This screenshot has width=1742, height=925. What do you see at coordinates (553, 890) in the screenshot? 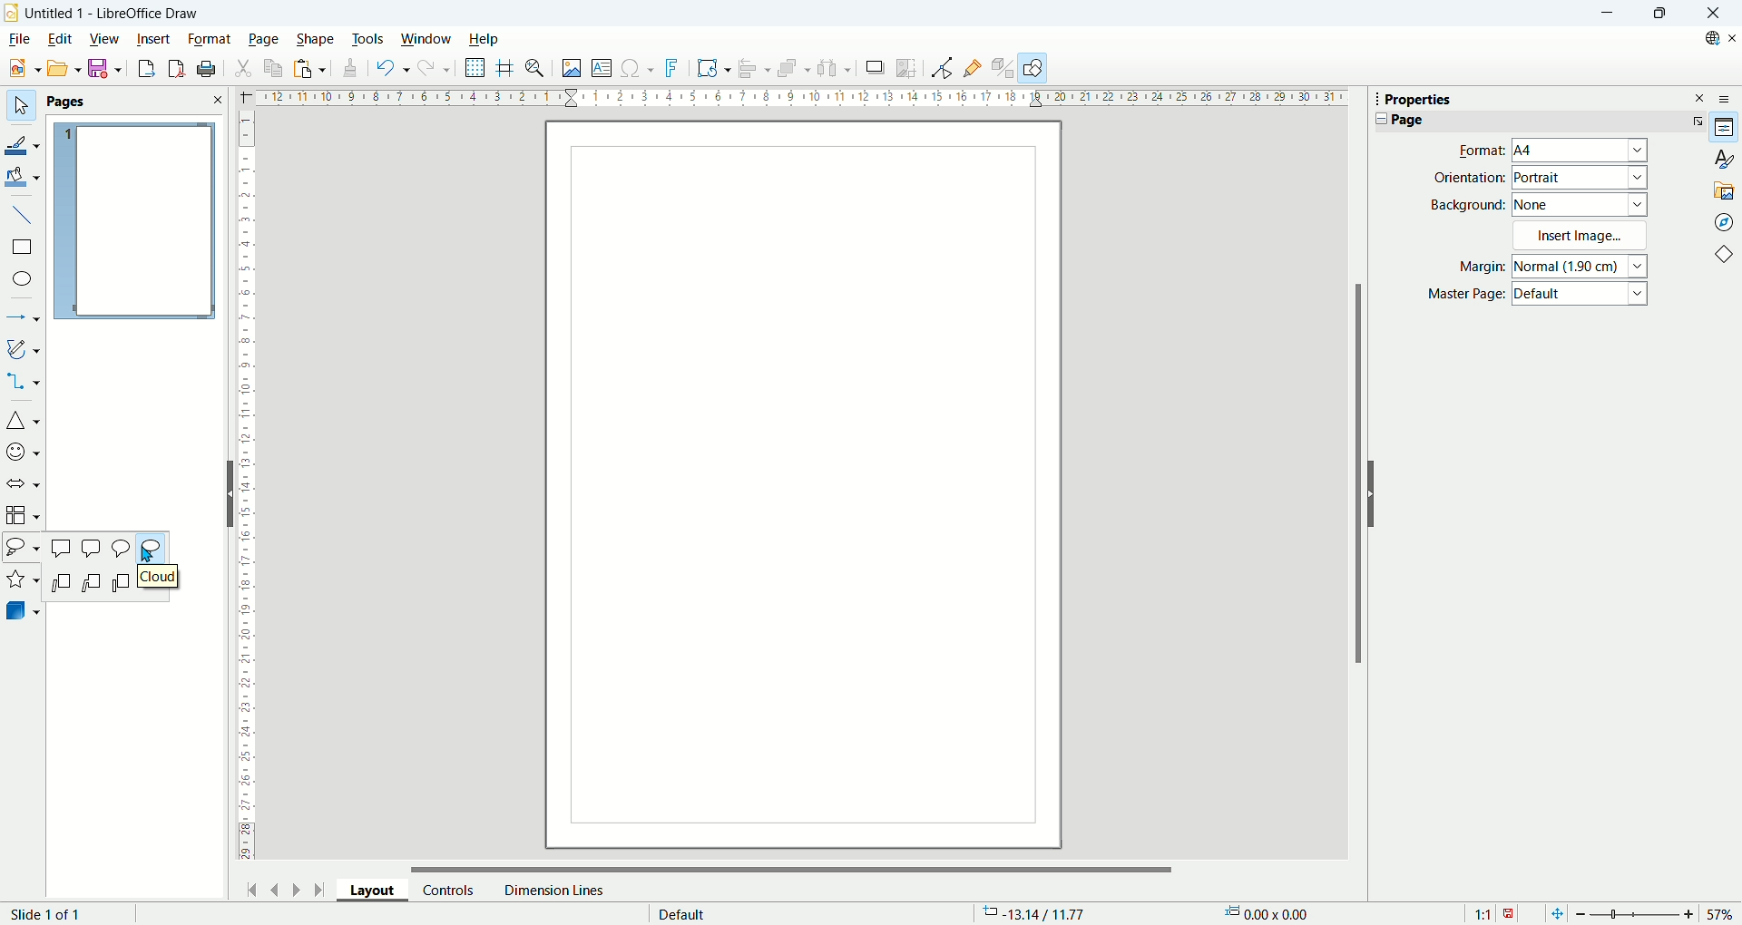
I see `dimension lines` at bounding box center [553, 890].